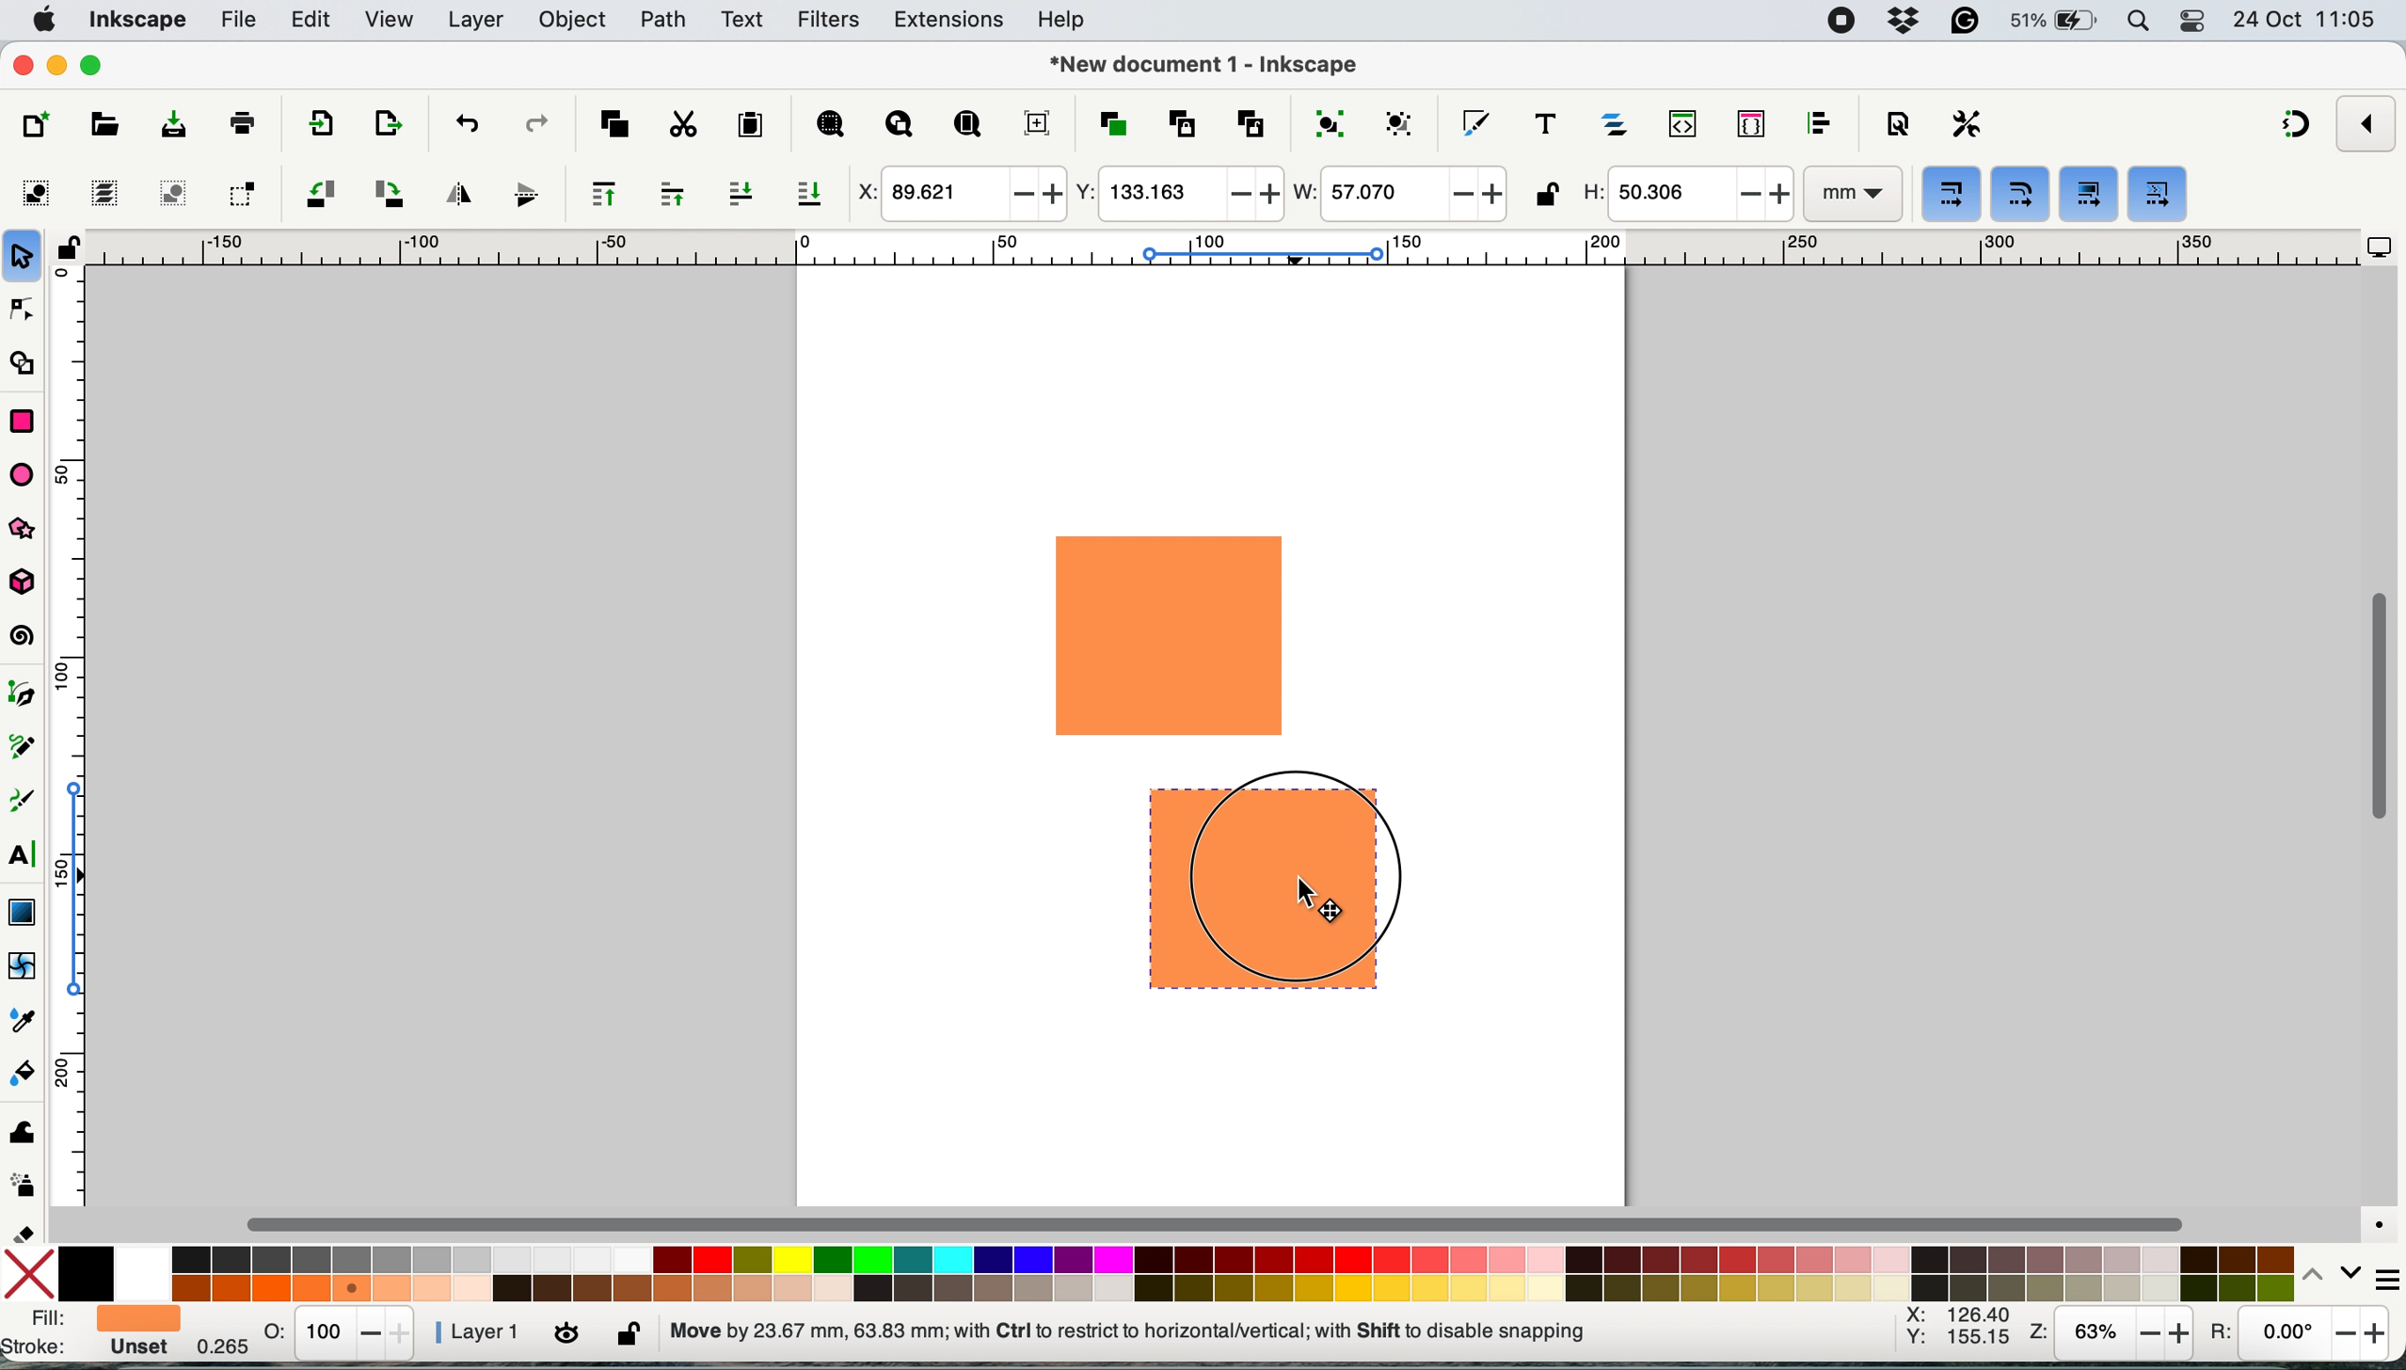  I want to click on raise selection to top, so click(596, 193).